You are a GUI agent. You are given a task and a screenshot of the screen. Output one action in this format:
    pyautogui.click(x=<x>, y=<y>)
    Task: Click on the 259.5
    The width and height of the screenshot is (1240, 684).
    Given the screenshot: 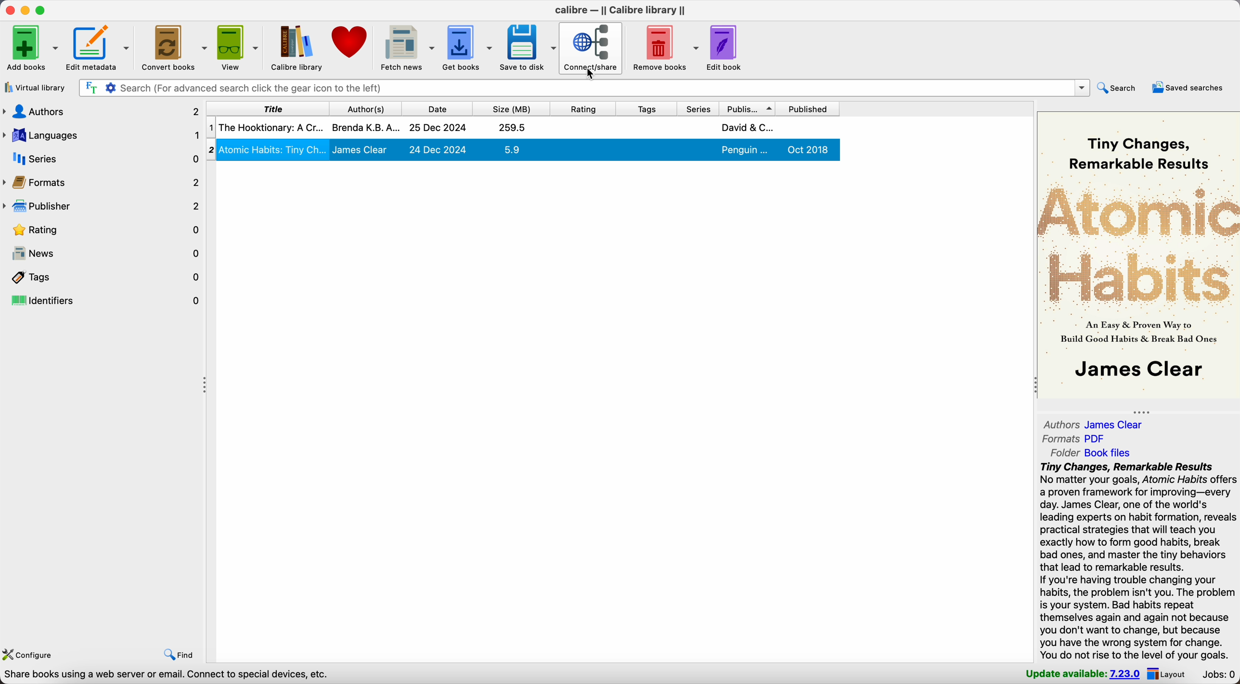 What is the action you would take?
    pyautogui.click(x=513, y=127)
    